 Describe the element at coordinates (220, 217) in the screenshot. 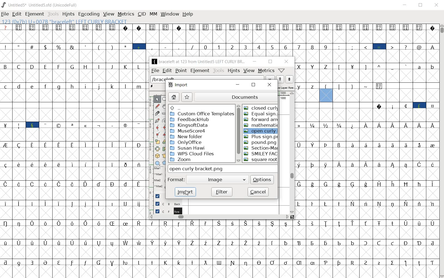

I see `scrollbar` at that location.